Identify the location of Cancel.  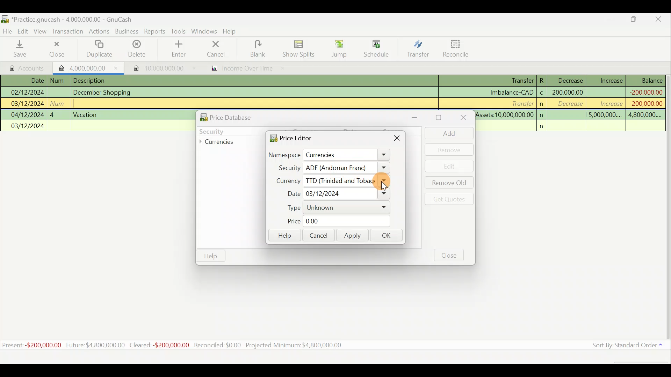
(318, 235).